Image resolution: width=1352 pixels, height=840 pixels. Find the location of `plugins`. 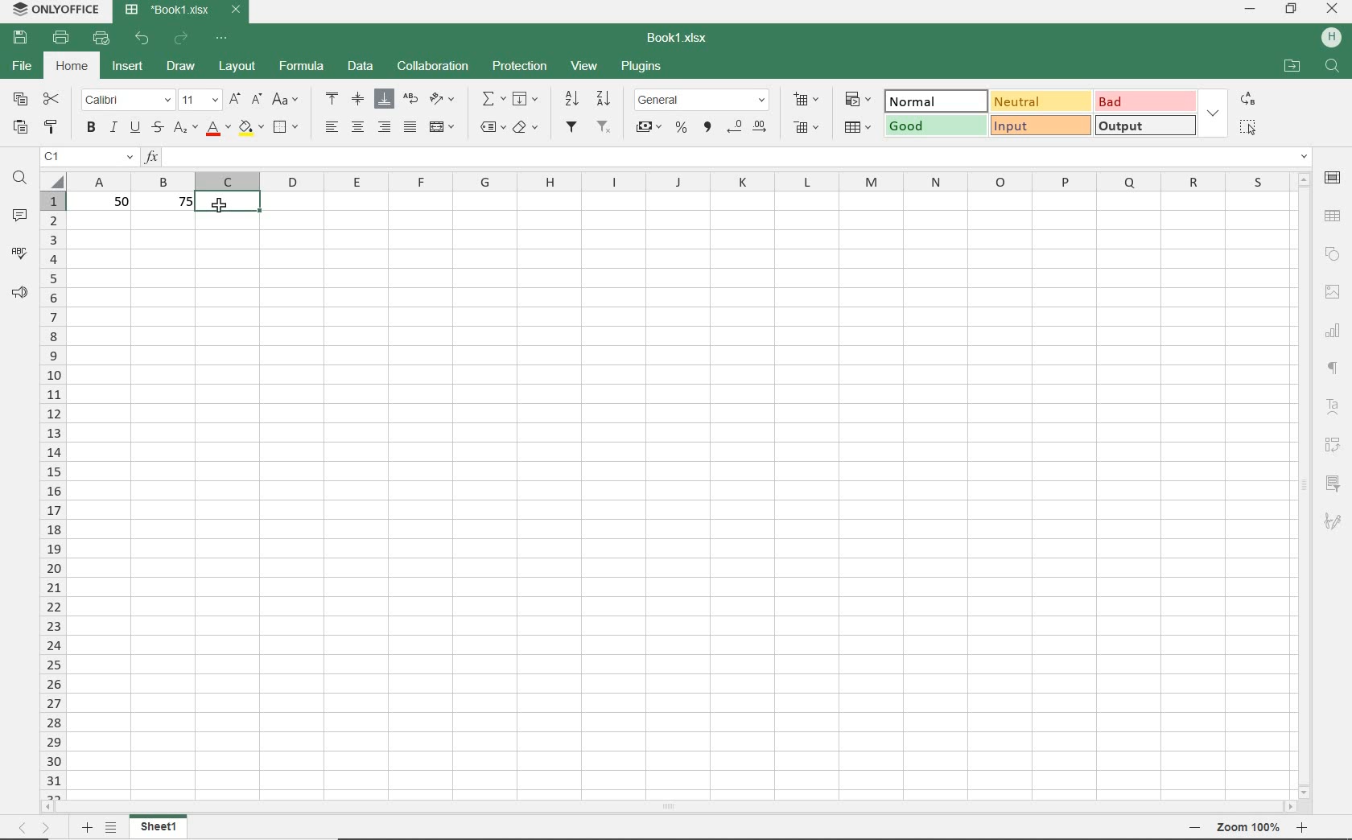

plugins is located at coordinates (639, 65).